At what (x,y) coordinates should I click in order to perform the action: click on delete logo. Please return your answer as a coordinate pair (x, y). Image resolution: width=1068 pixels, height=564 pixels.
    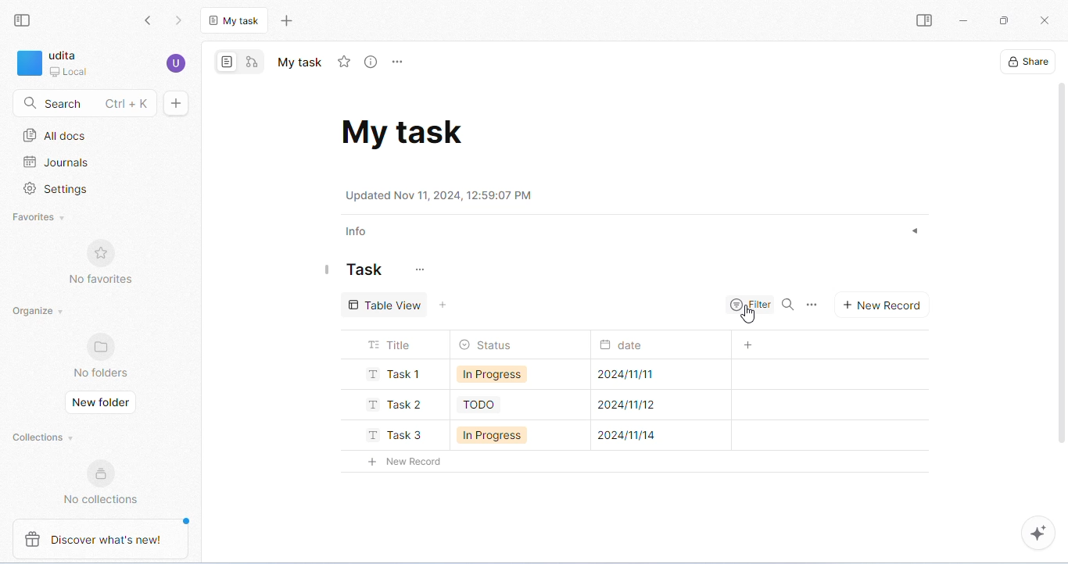
    Looking at the image, I should click on (26, 539).